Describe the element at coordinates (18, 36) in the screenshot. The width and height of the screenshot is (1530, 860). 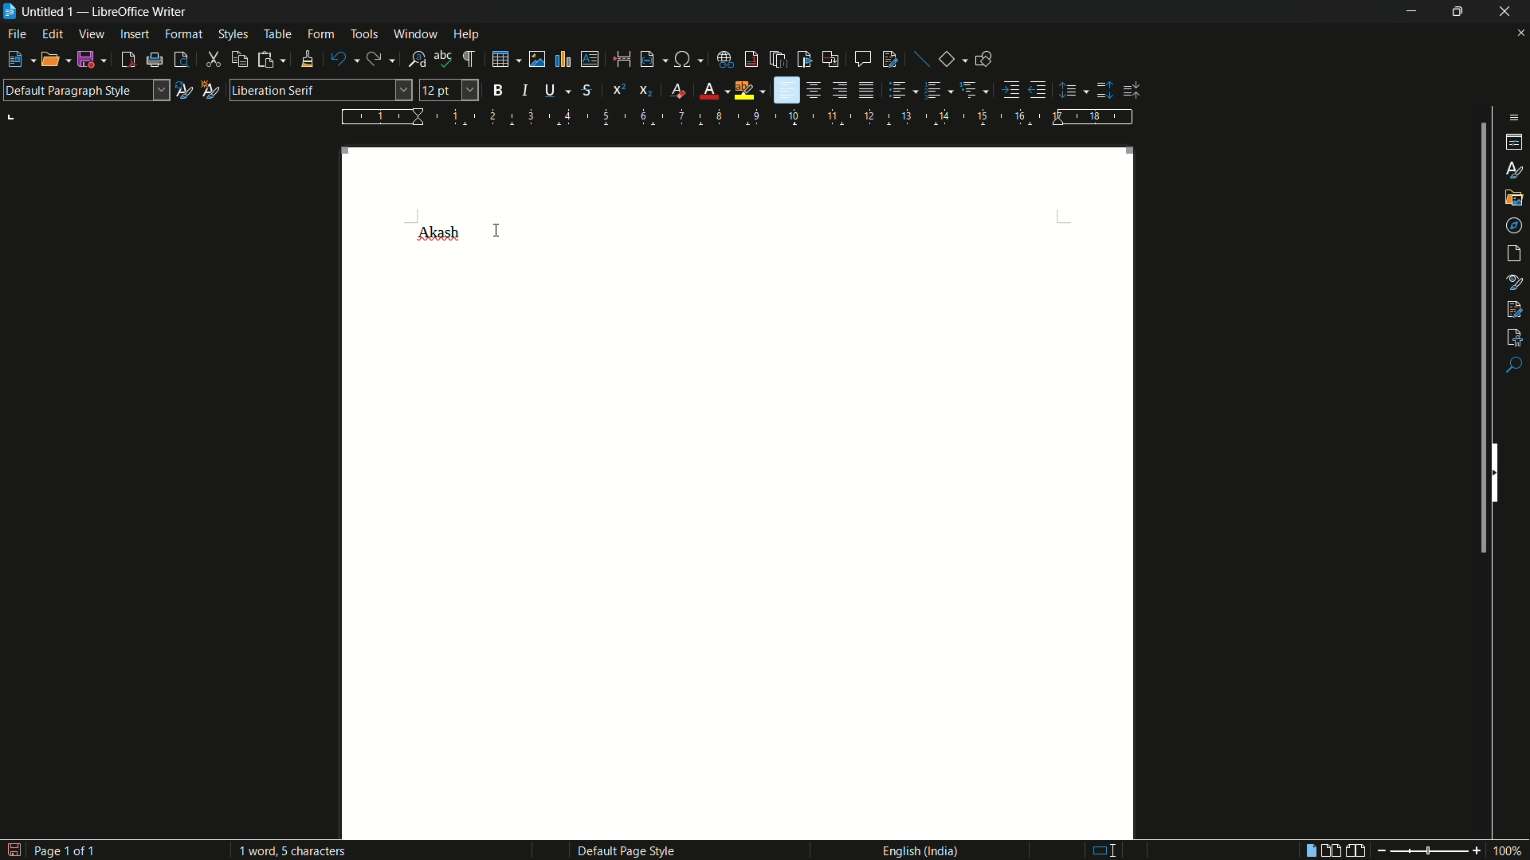
I see `file menu` at that location.